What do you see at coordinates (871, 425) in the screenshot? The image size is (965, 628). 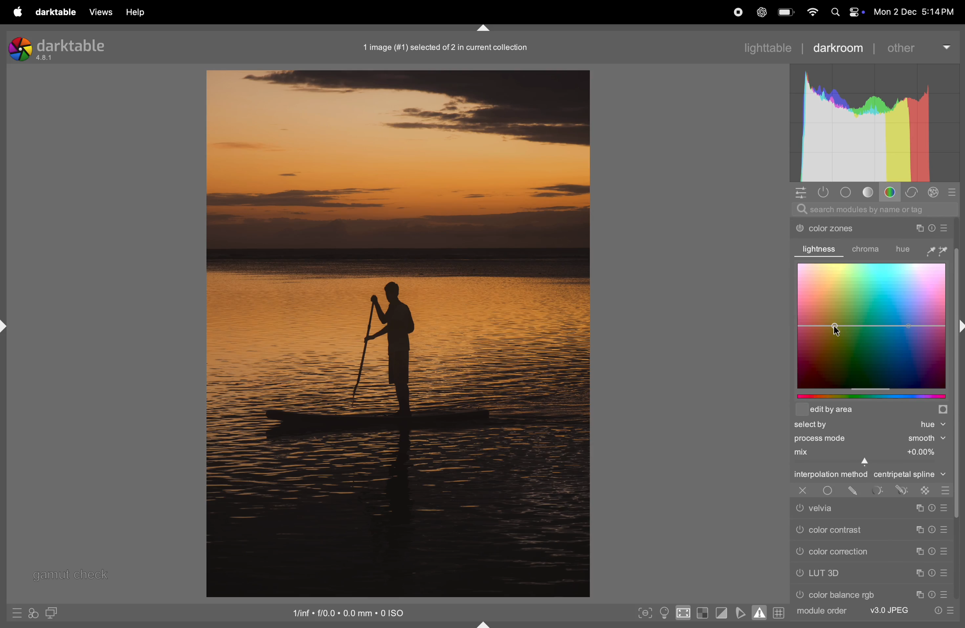 I see `selected hue` at bounding box center [871, 425].